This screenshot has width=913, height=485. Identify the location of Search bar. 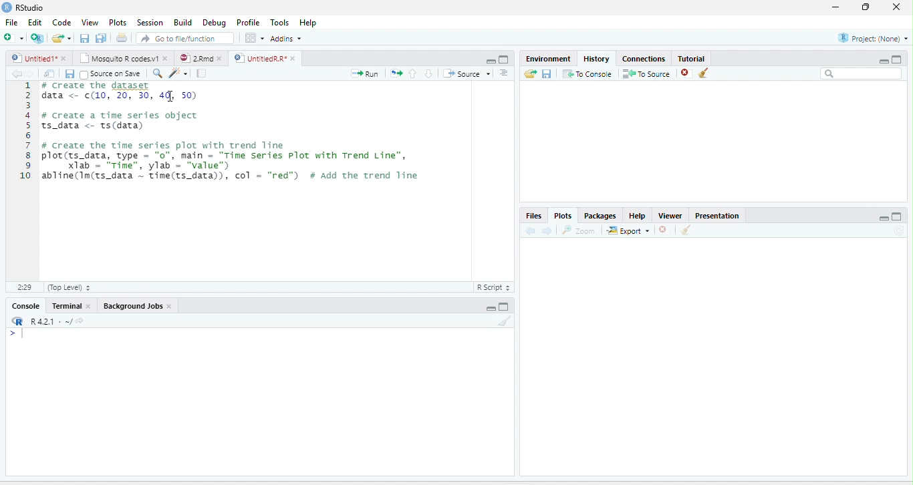
(861, 73).